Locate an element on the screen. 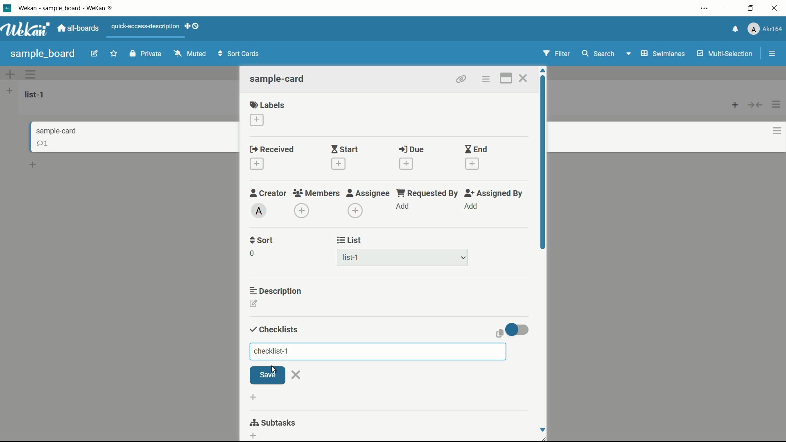 This screenshot has height=442, width=786. 0 is located at coordinates (252, 253).